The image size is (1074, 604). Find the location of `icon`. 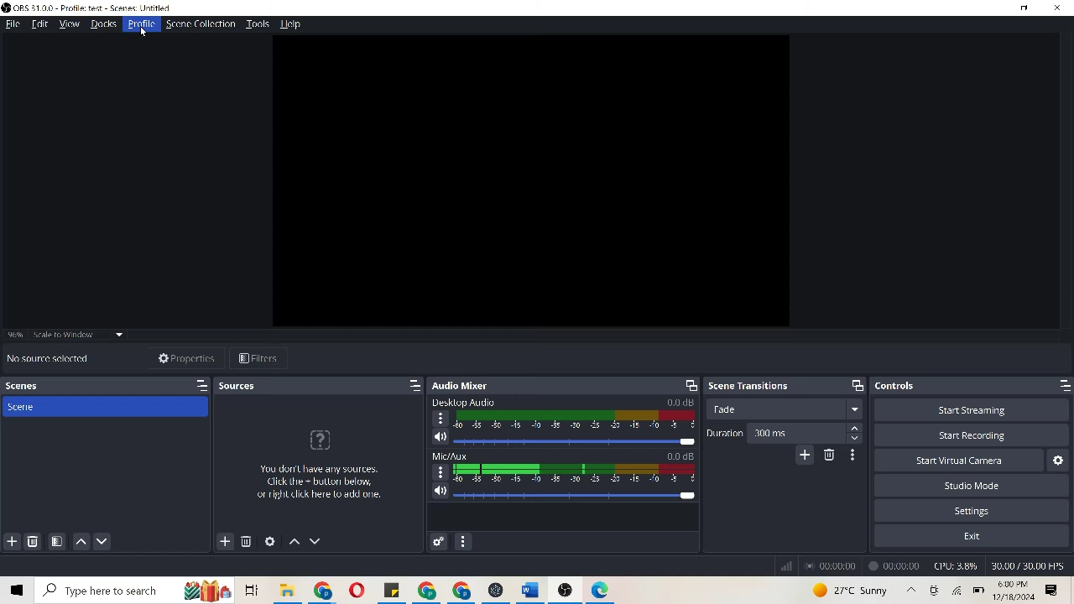

icon is located at coordinates (935, 589).